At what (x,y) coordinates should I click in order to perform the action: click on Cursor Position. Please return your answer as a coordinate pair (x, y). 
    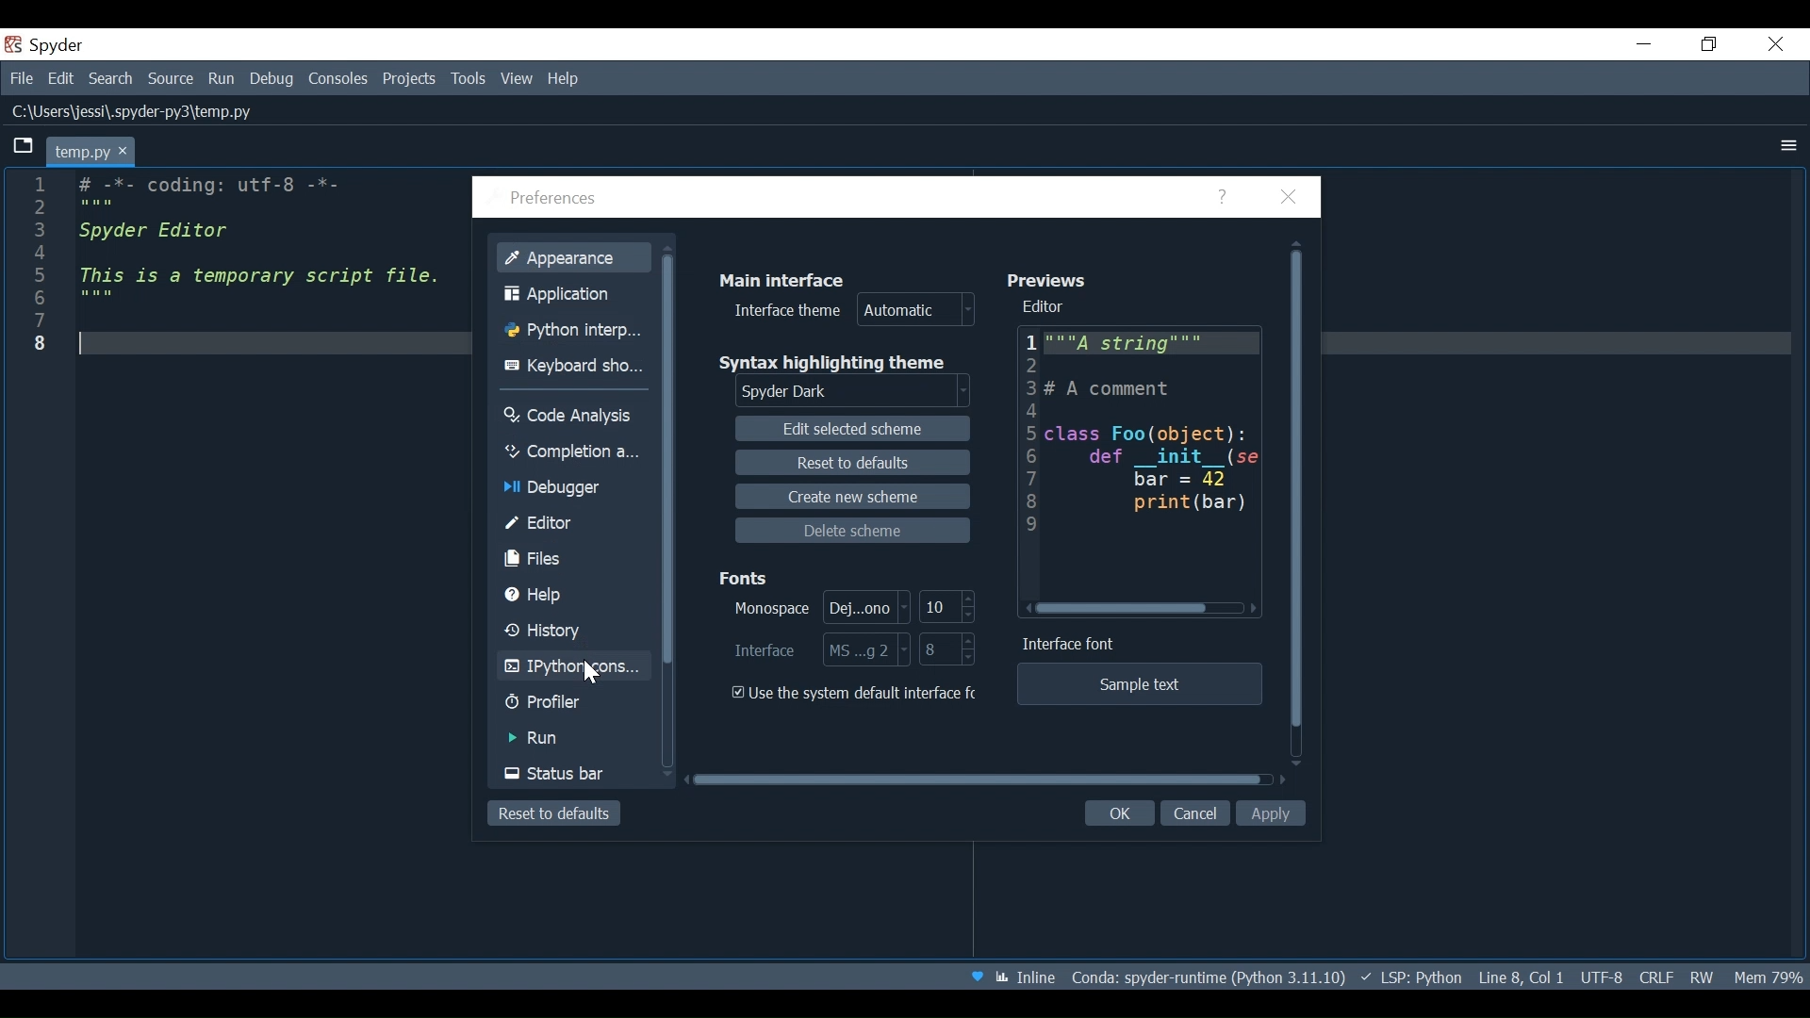
    Looking at the image, I should click on (1546, 979).